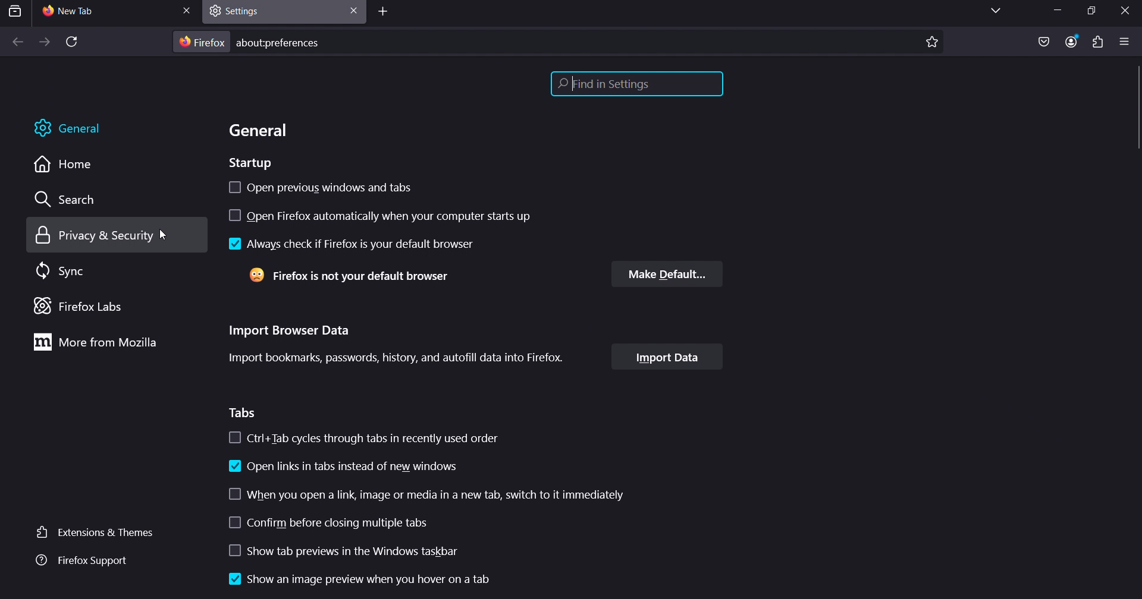 This screenshot has height=599, width=1142. What do you see at coordinates (351, 10) in the screenshot?
I see `close tab` at bounding box center [351, 10].